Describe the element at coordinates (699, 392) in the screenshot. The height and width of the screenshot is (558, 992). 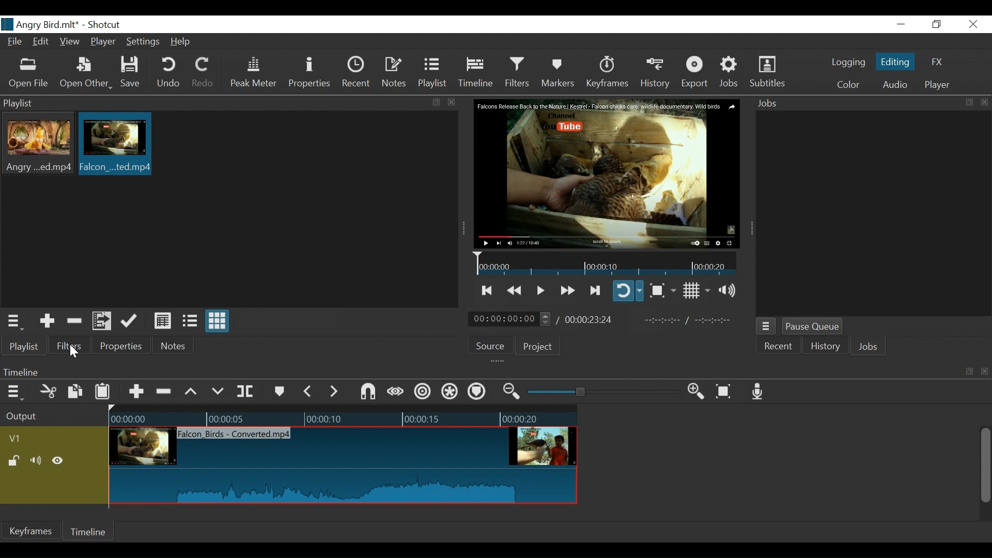
I see `Zoom timeline in` at that location.